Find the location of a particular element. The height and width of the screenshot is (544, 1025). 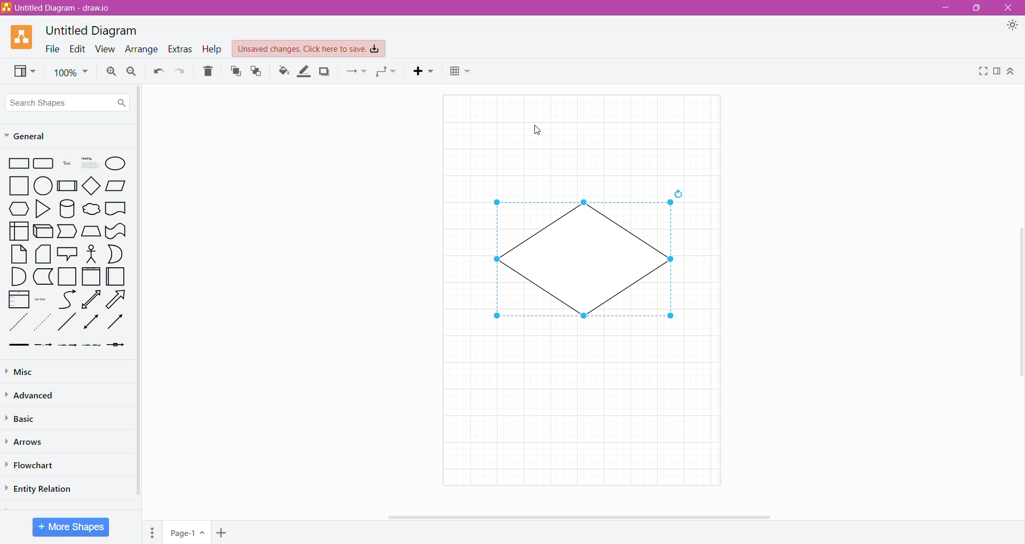

Parallelogram is located at coordinates (116, 186).